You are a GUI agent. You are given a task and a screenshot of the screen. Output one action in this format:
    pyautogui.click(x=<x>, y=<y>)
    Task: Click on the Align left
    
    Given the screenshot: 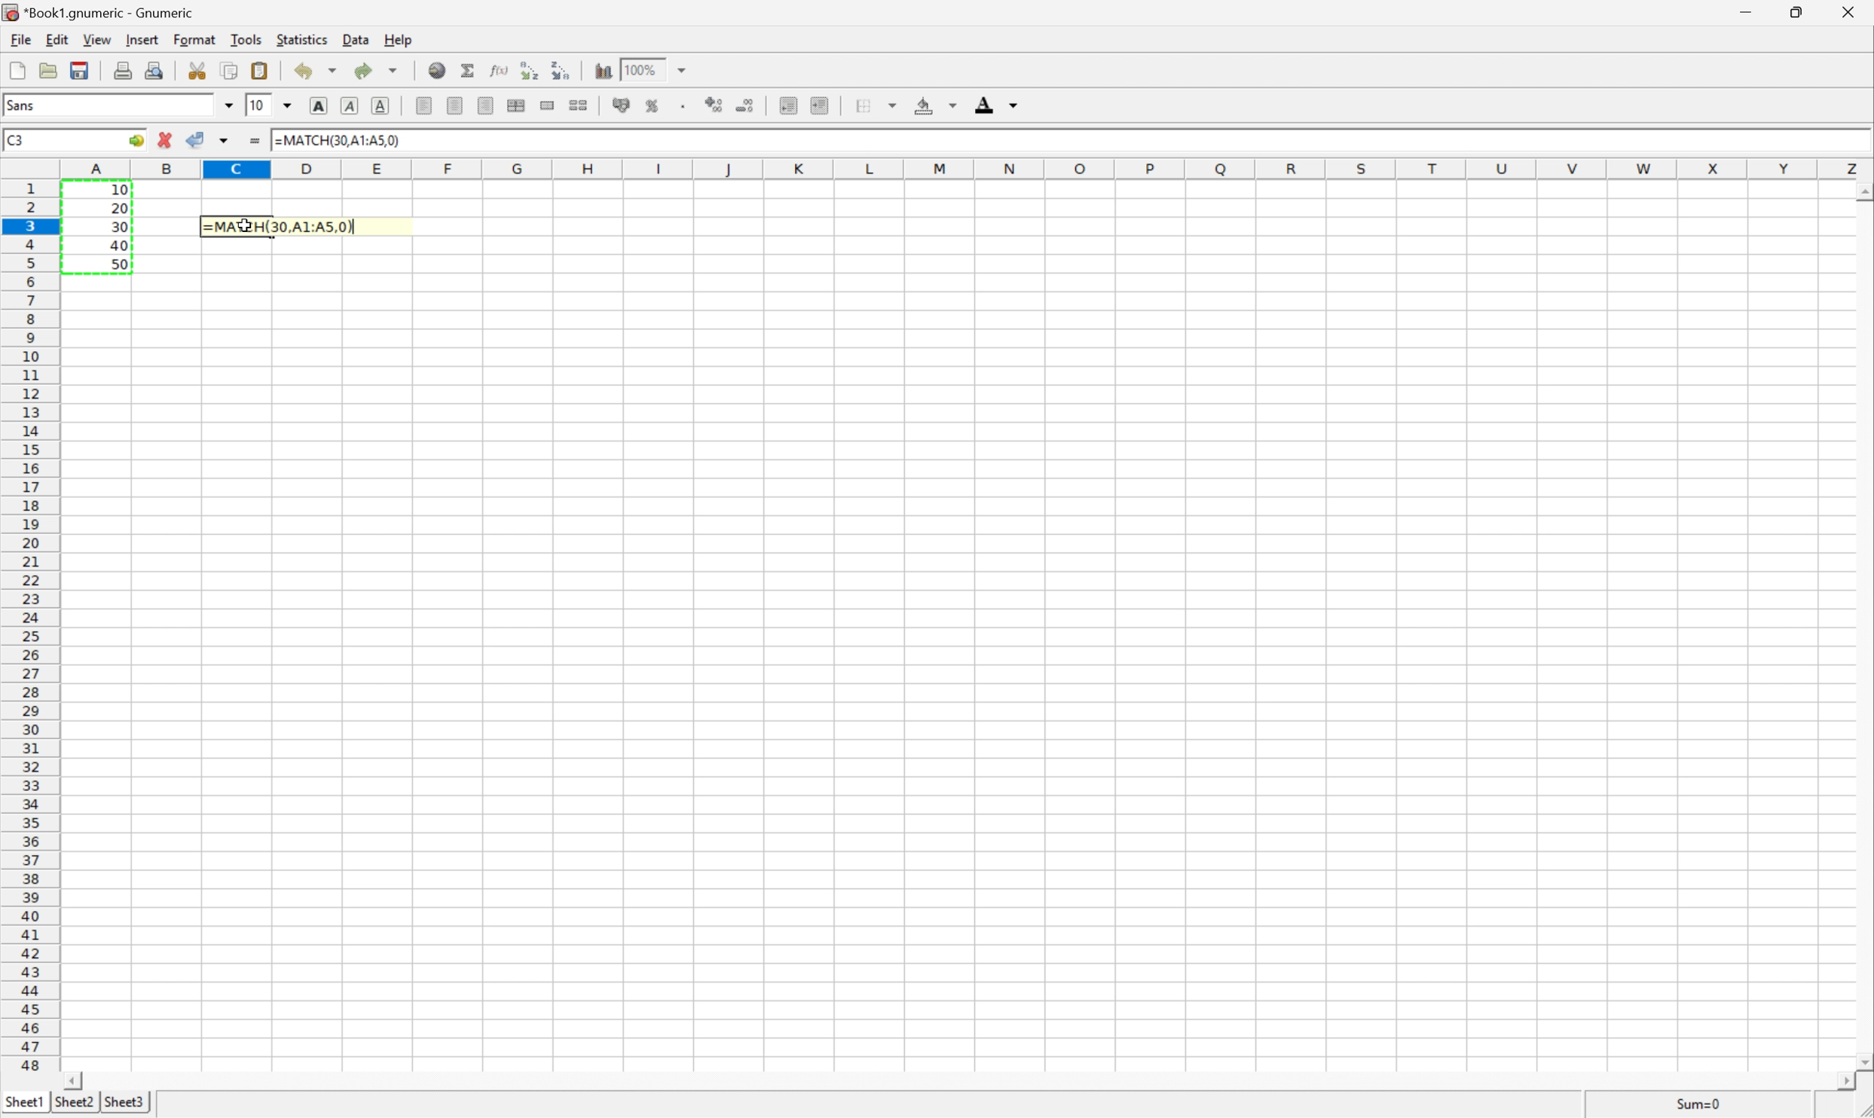 What is the action you would take?
    pyautogui.click(x=423, y=104)
    